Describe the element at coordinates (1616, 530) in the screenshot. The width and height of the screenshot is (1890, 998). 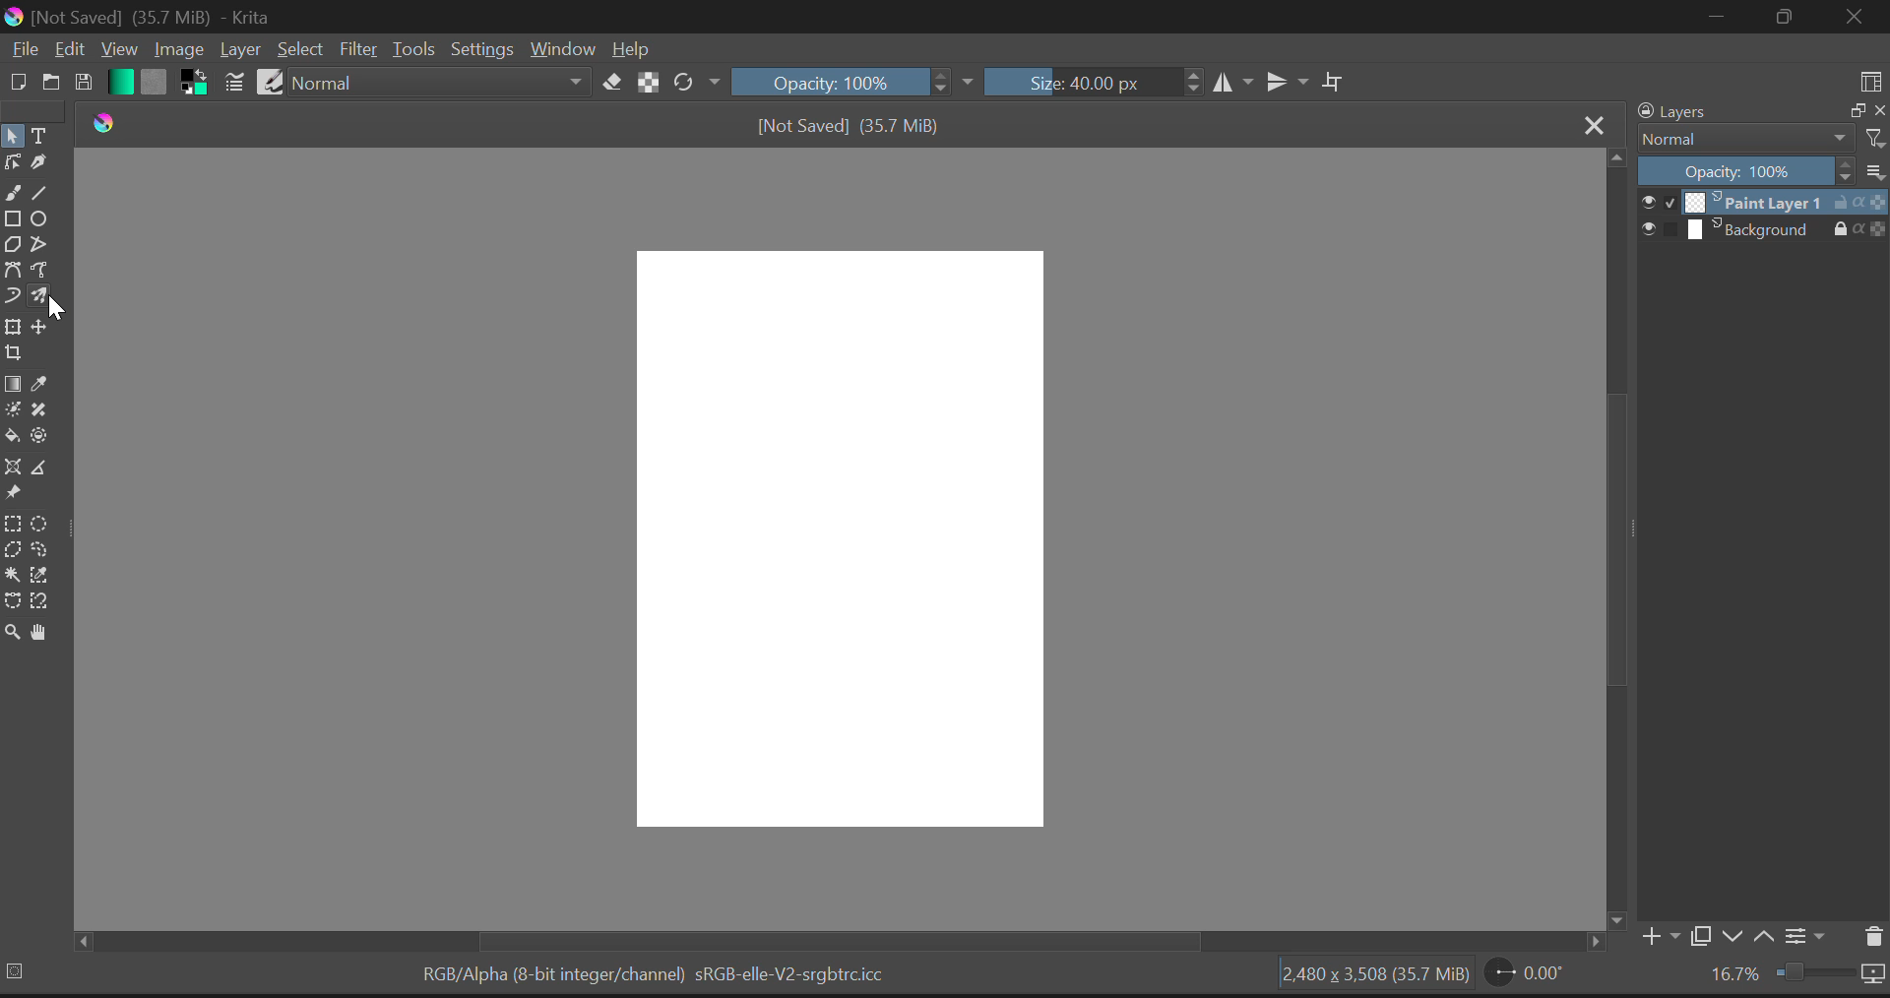
I see `Scroll Bar` at that location.